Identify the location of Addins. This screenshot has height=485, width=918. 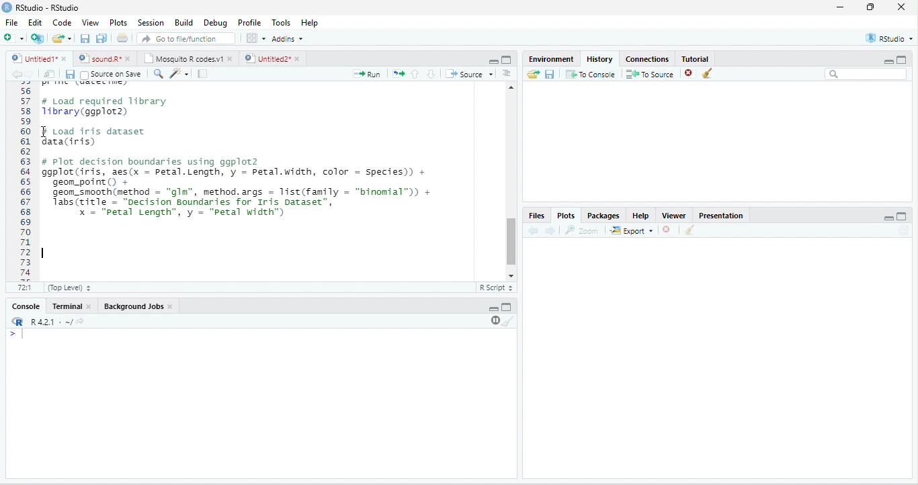
(288, 39).